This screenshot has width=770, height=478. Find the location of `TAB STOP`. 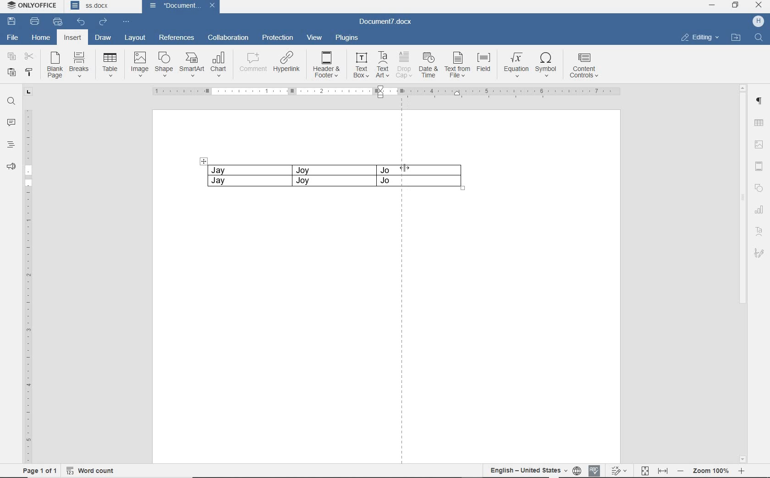

TAB STOP is located at coordinates (27, 92).